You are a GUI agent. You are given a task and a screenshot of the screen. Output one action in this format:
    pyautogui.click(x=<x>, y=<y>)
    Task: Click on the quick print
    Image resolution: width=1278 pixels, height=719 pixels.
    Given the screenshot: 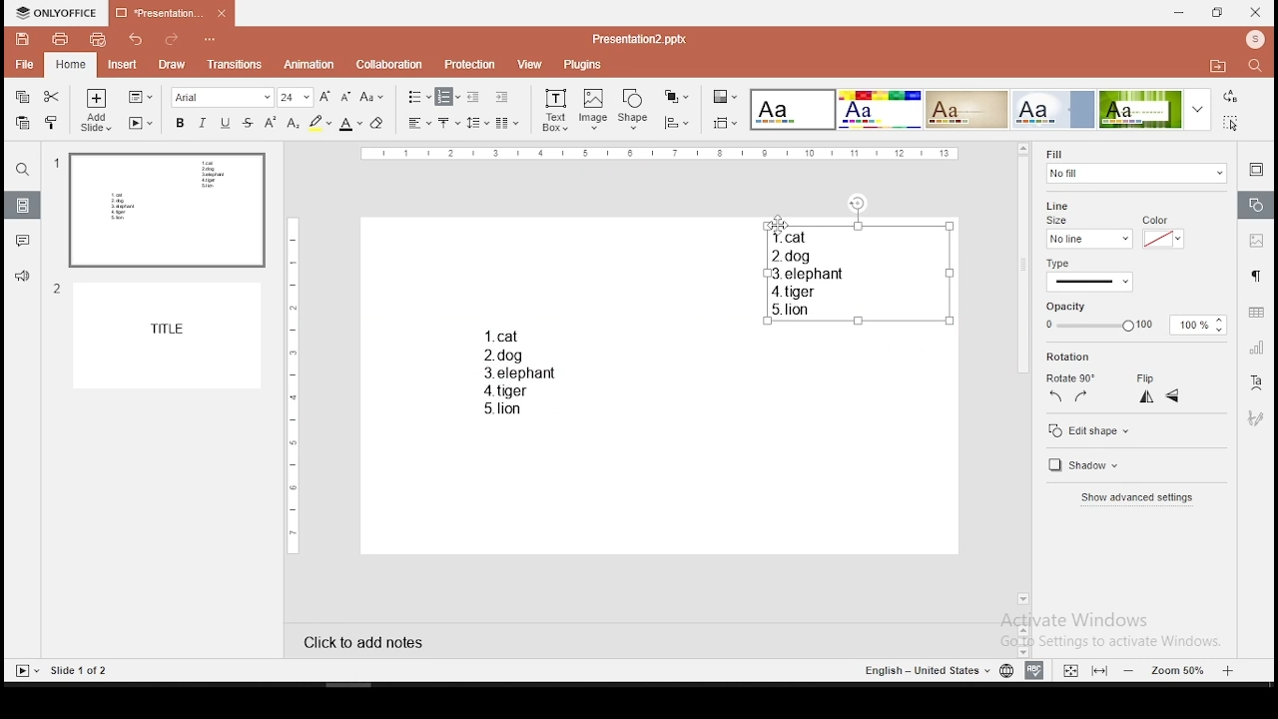 What is the action you would take?
    pyautogui.click(x=97, y=39)
    